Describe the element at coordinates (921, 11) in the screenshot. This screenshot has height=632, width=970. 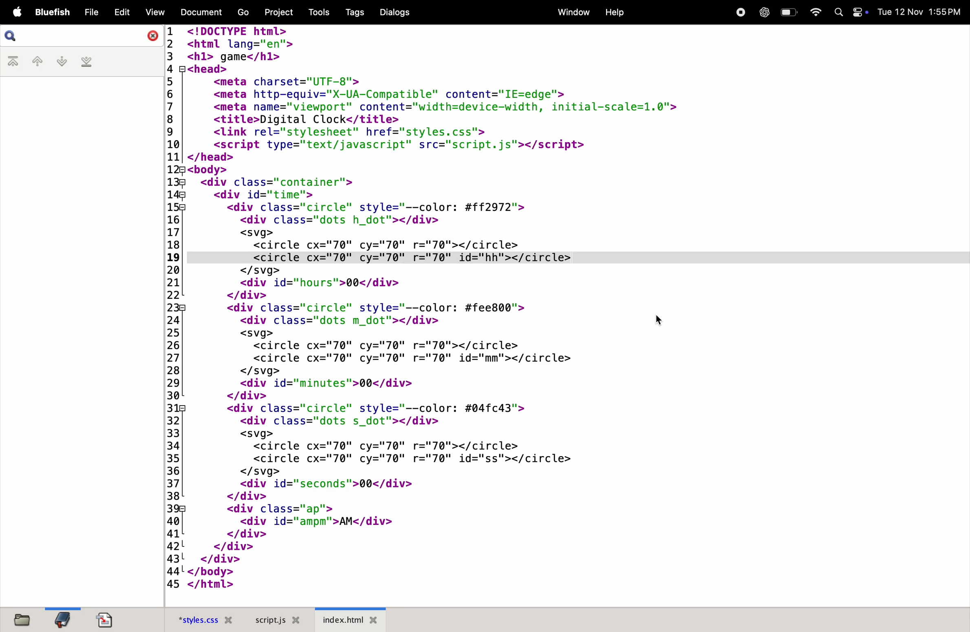
I see `Tue 12 Nov 1:55 PM` at that location.